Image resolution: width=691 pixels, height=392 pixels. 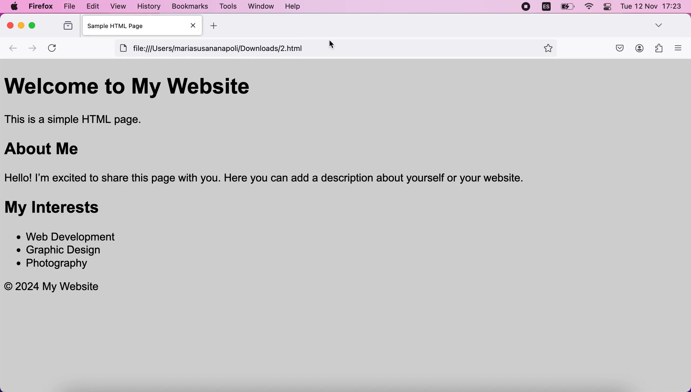 I want to click on backwards, so click(x=14, y=49).